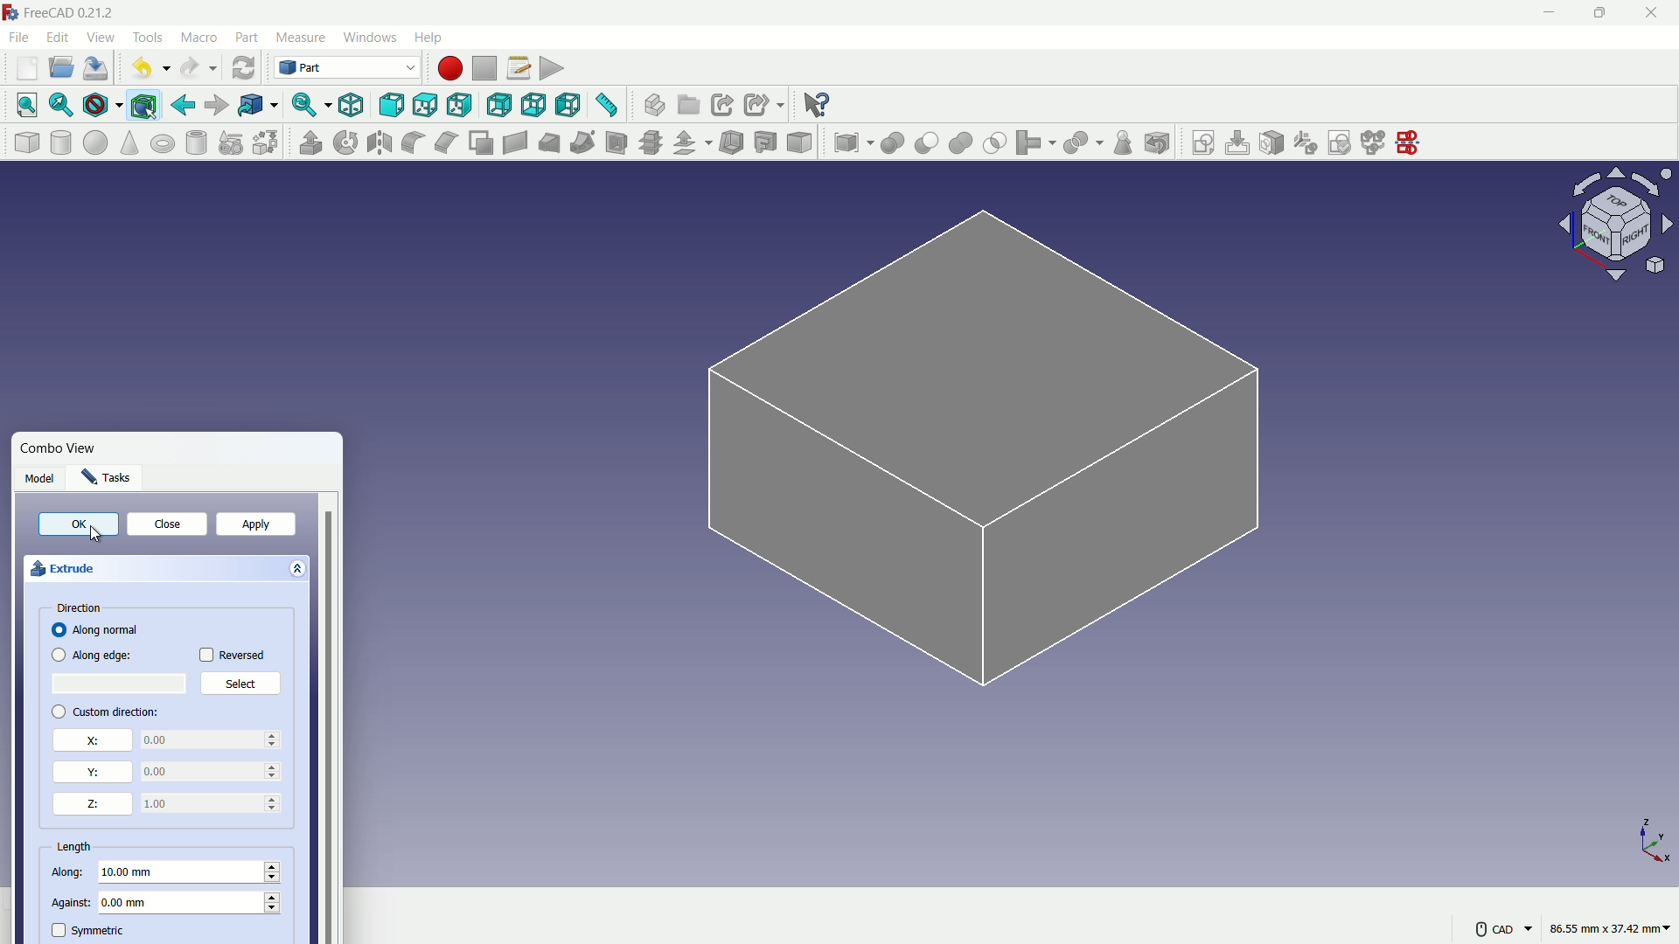 The height and width of the screenshot is (944, 1679). Describe the element at coordinates (347, 68) in the screenshot. I see `switch workbenches` at that location.